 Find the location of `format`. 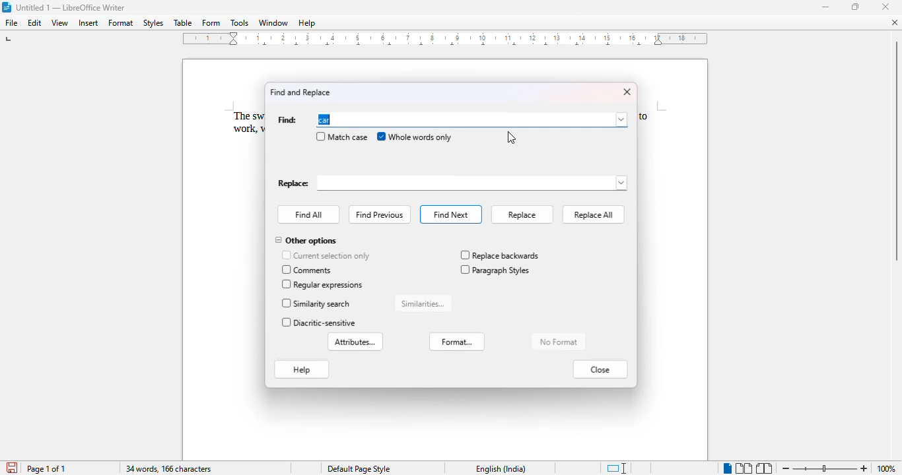

format is located at coordinates (457, 341).